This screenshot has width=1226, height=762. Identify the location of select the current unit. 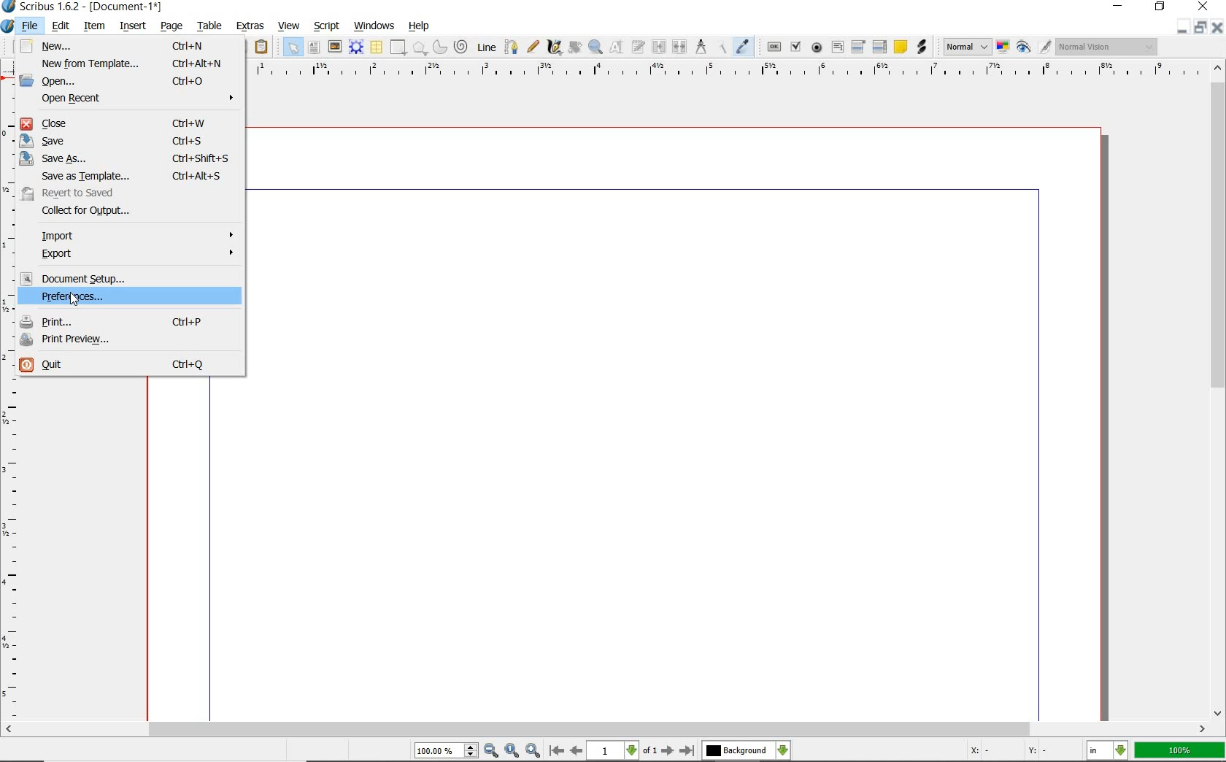
(1107, 752).